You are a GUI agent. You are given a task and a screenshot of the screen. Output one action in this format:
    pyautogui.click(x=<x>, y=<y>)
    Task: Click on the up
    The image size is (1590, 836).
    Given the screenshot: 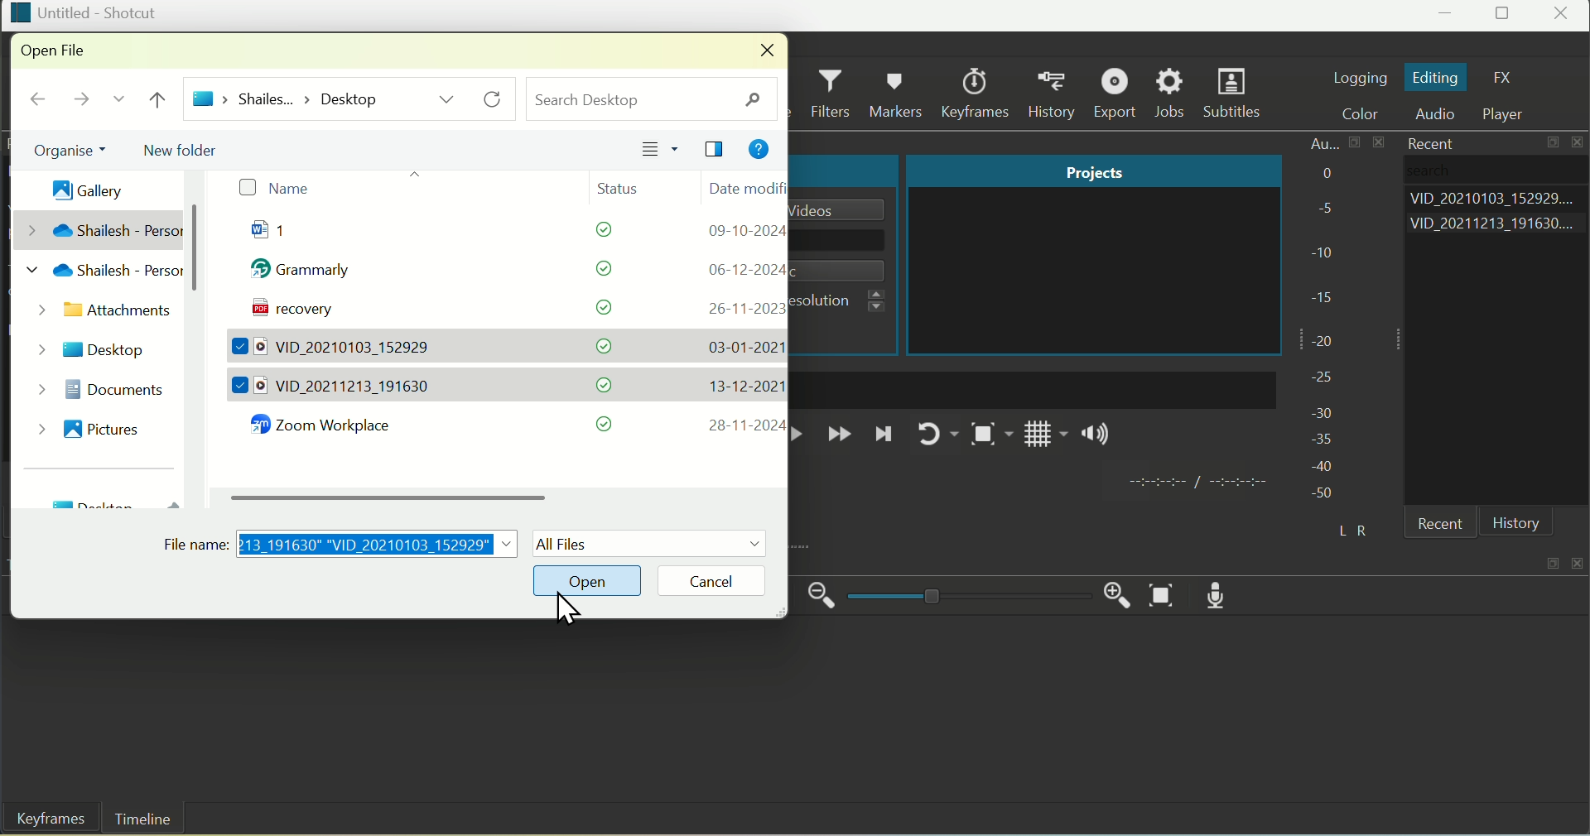 What is the action you would take?
    pyautogui.click(x=161, y=100)
    